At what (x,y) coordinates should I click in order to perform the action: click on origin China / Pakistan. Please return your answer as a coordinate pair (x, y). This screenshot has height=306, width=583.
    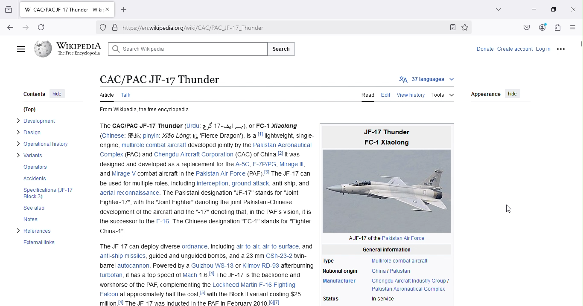
    Looking at the image, I should click on (390, 271).